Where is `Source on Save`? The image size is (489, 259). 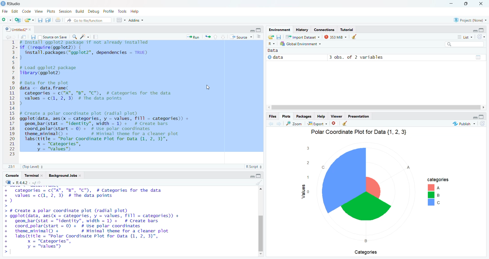
Source on Save is located at coordinates (53, 37).